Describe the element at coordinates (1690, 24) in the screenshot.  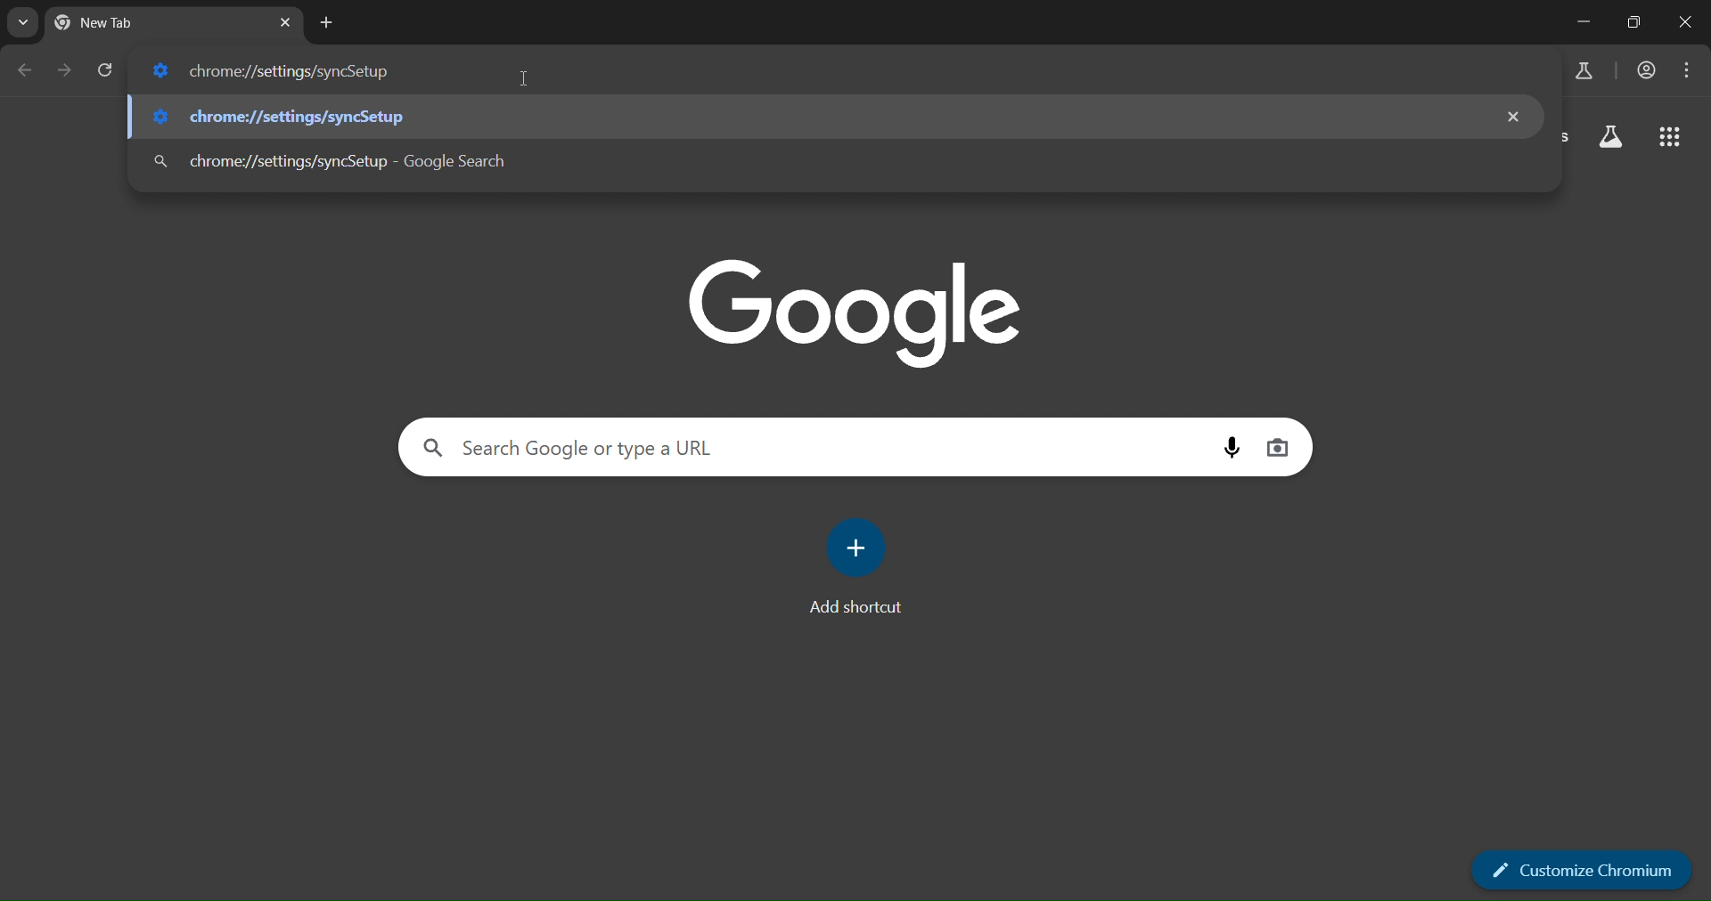
I see `close` at that location.